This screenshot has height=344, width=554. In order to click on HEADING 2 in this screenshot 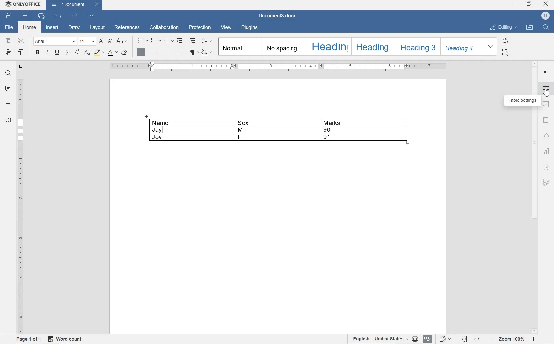, I will do `click(372, 47)`.